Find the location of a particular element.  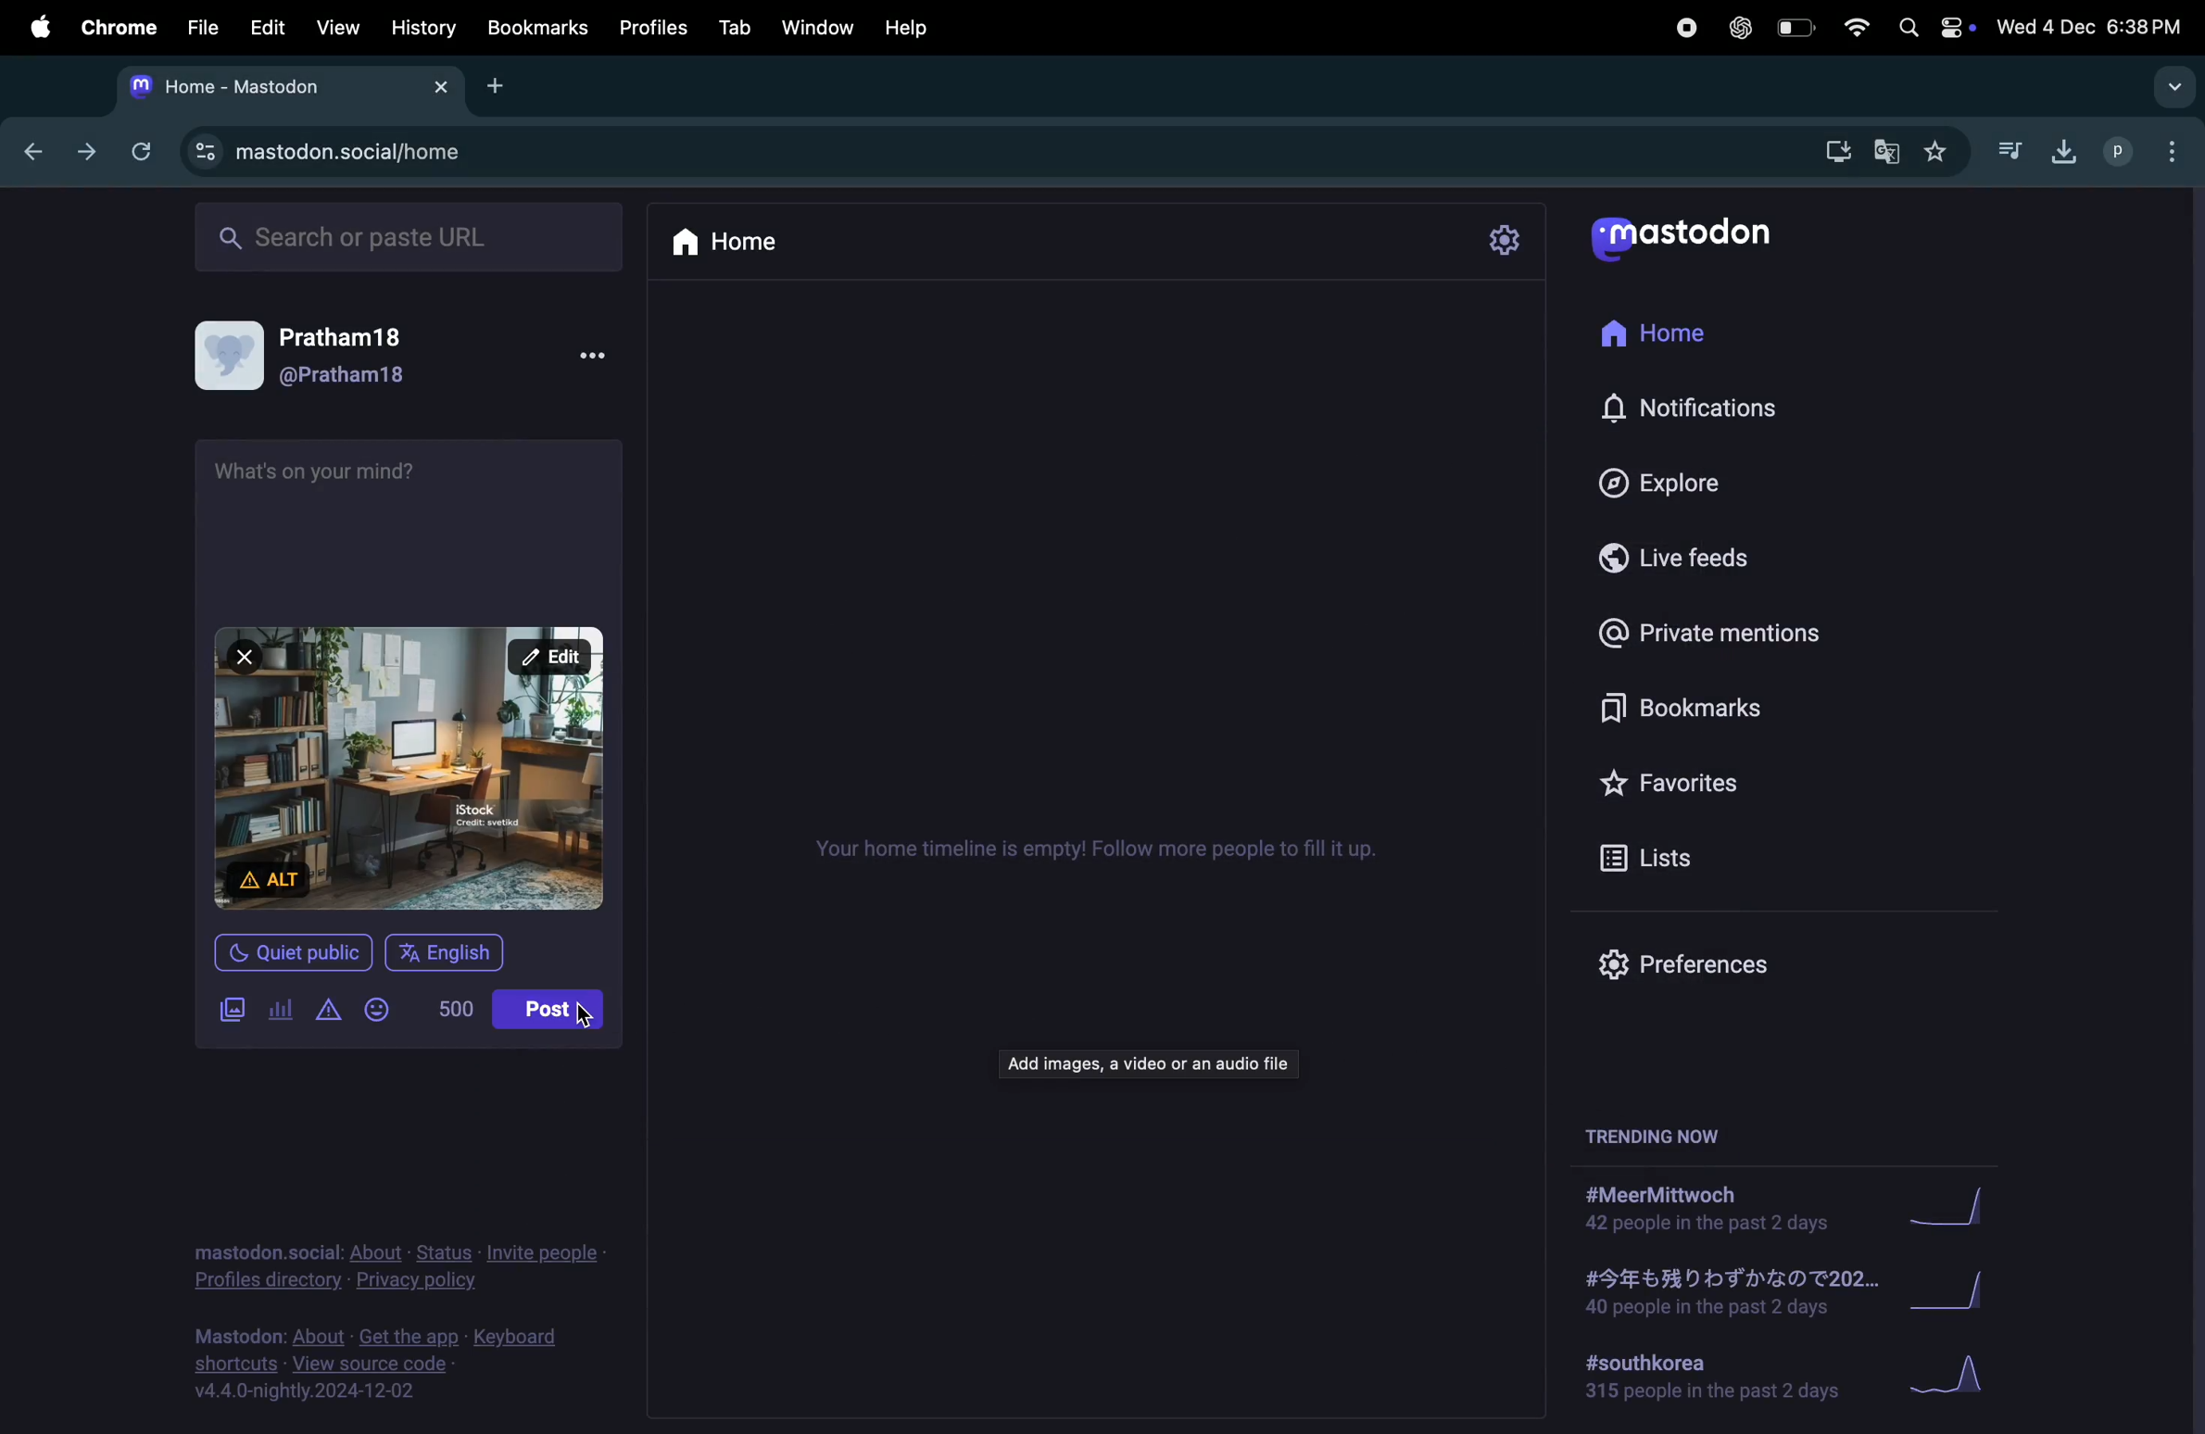

apple menu is located at coordinates (35, 27).